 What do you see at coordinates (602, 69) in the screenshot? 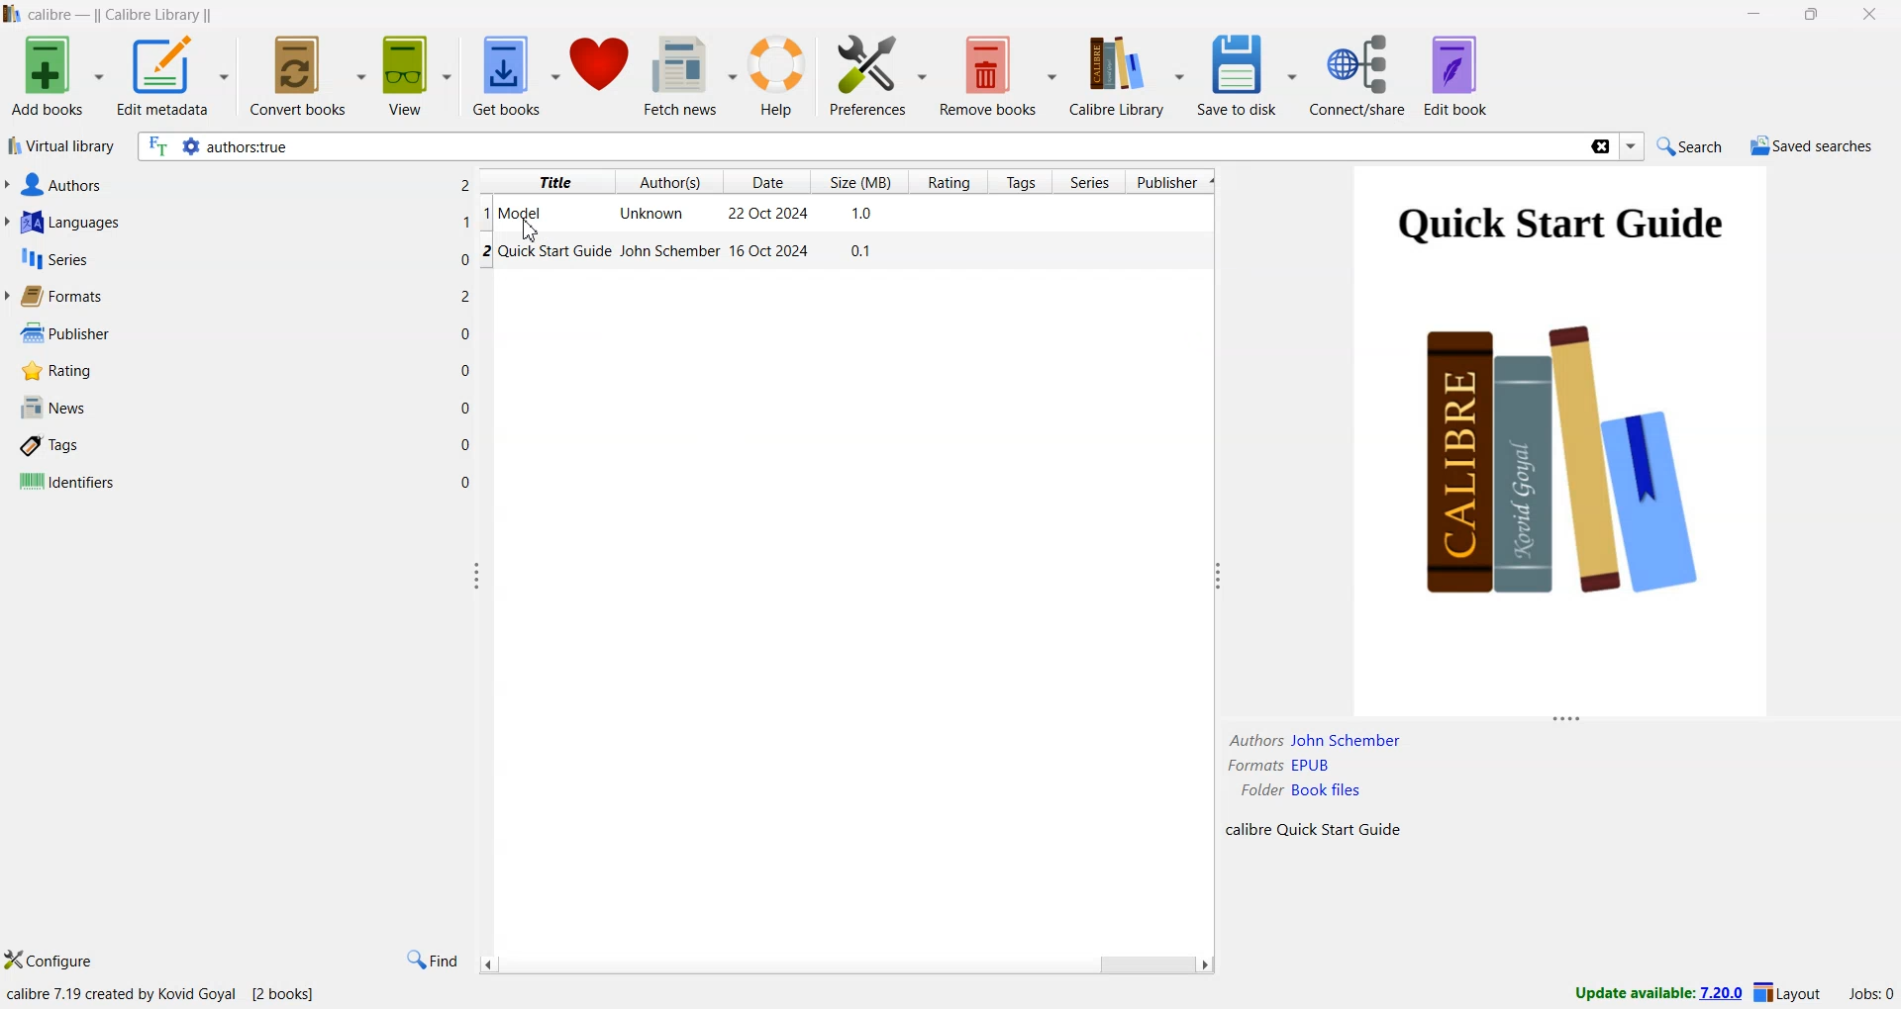
I see `donate to support calibre` at bounding box center [602, 69].